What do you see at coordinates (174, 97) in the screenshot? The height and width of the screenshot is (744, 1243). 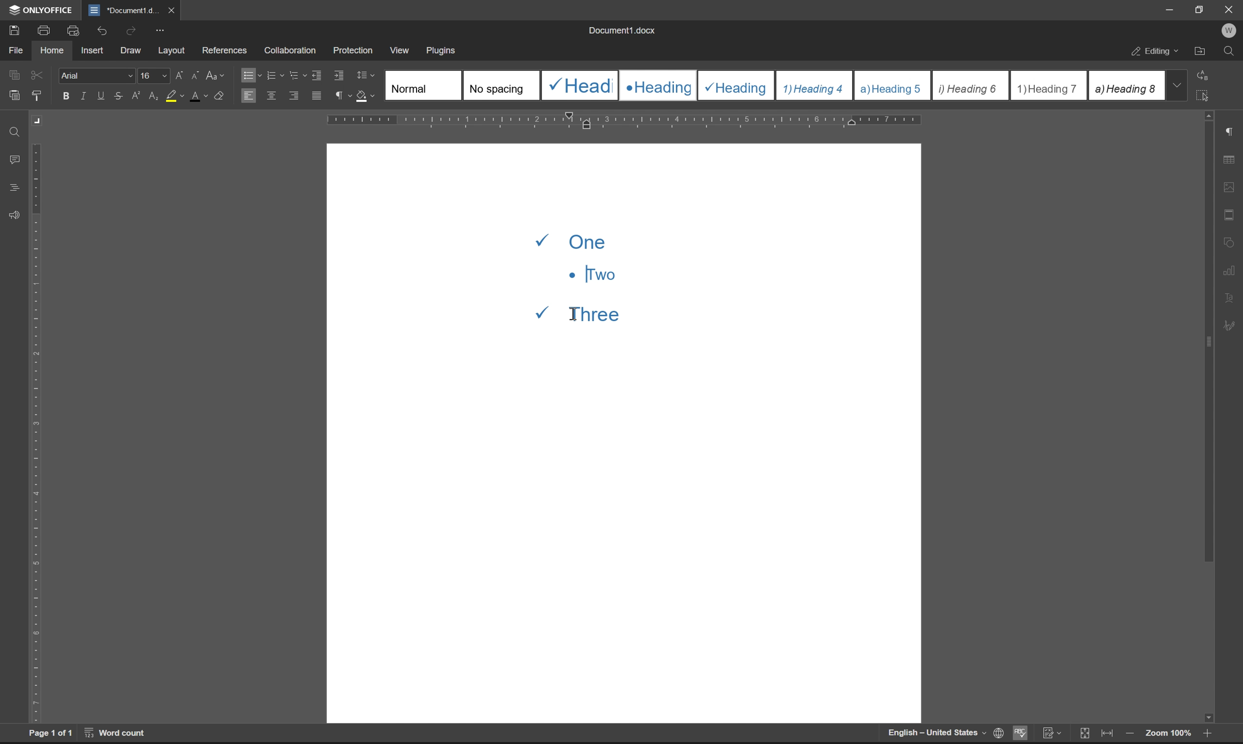 I see `background color` at bounding box center [174, 97].